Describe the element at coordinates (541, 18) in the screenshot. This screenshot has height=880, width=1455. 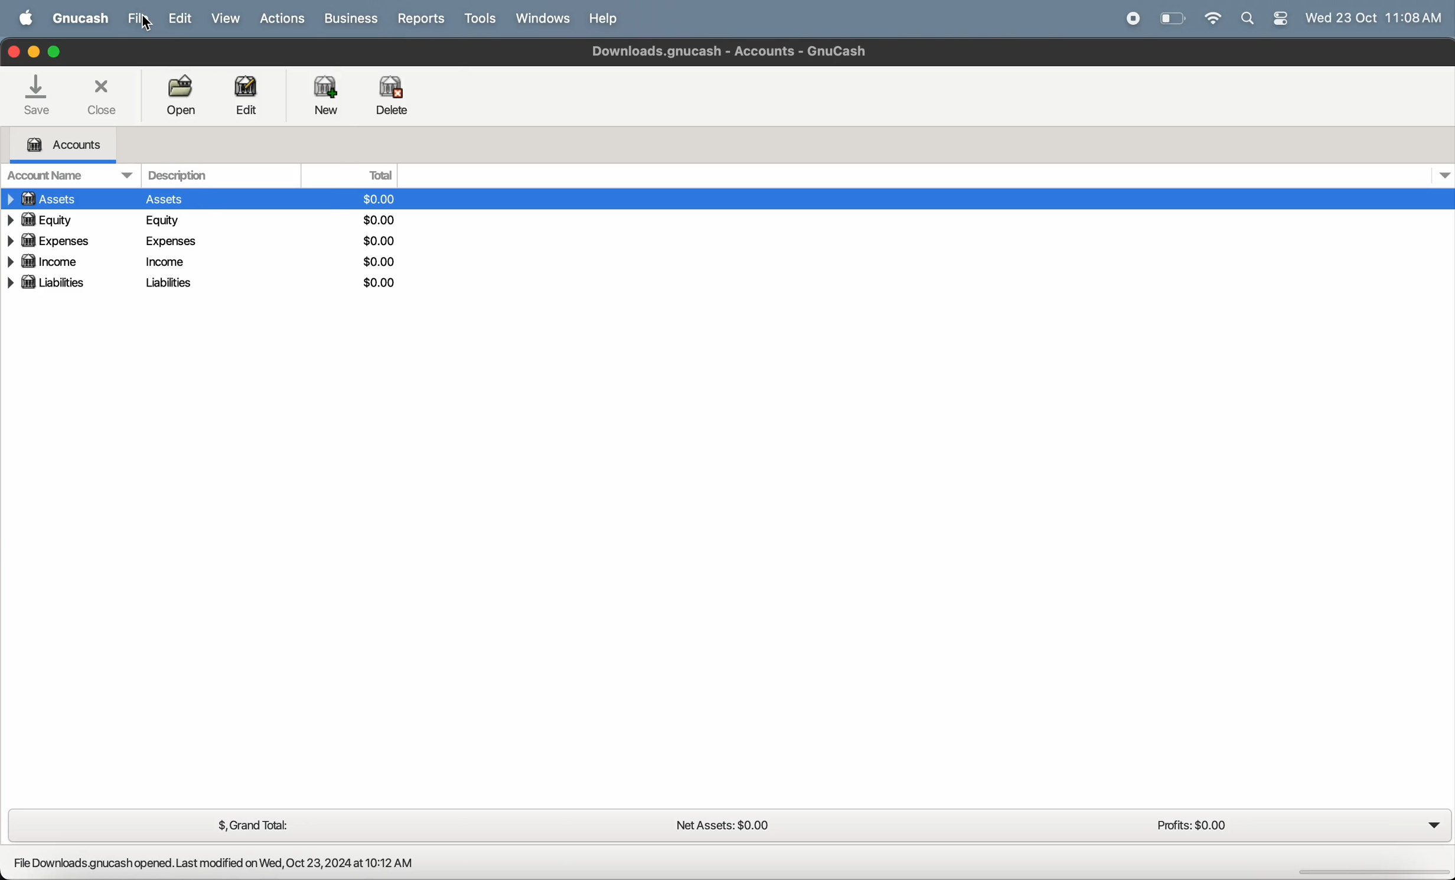
I see `windows` at that location.